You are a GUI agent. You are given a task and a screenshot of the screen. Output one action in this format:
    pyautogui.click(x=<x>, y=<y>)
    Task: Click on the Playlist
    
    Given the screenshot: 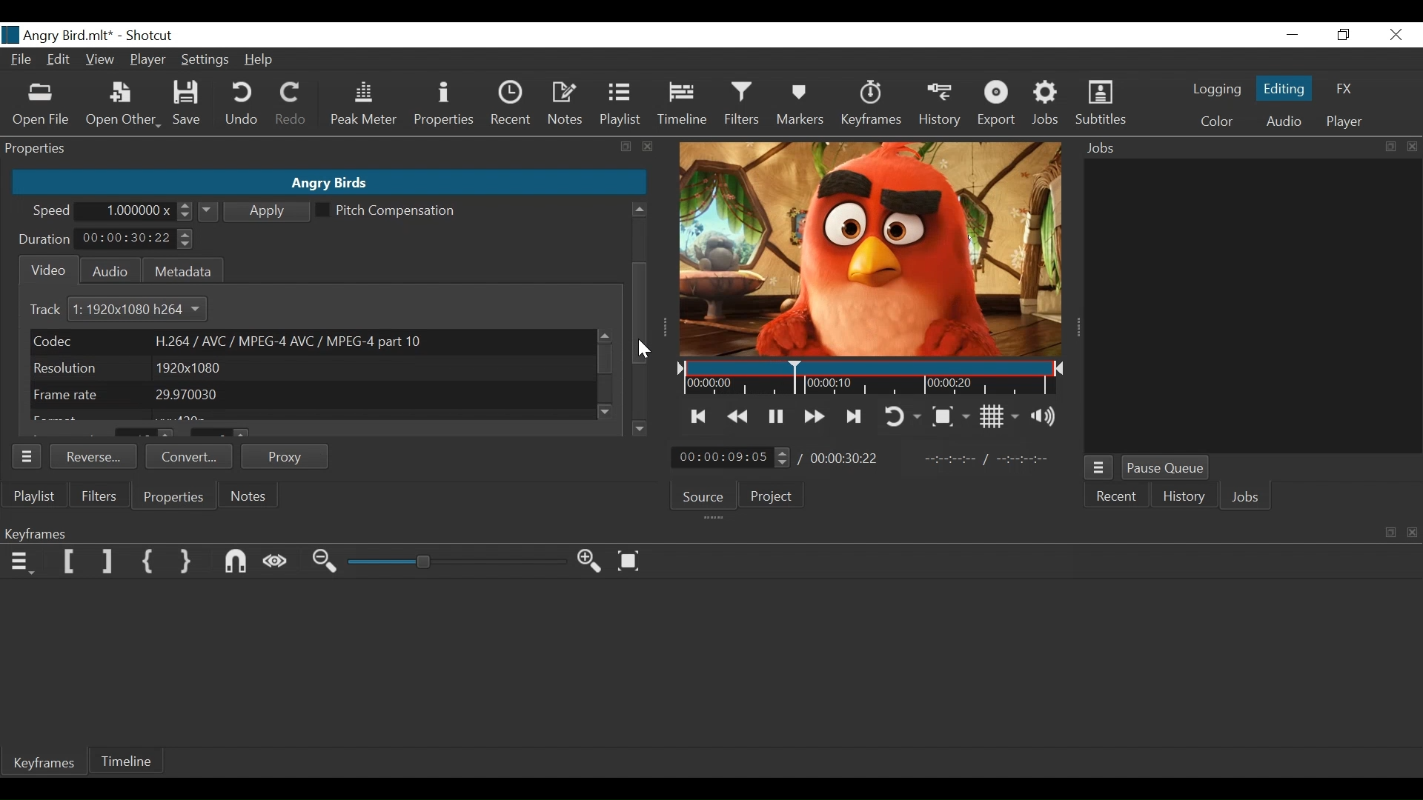 What is the action you would take?
    pyautogui.click(x=622, y=106)
    